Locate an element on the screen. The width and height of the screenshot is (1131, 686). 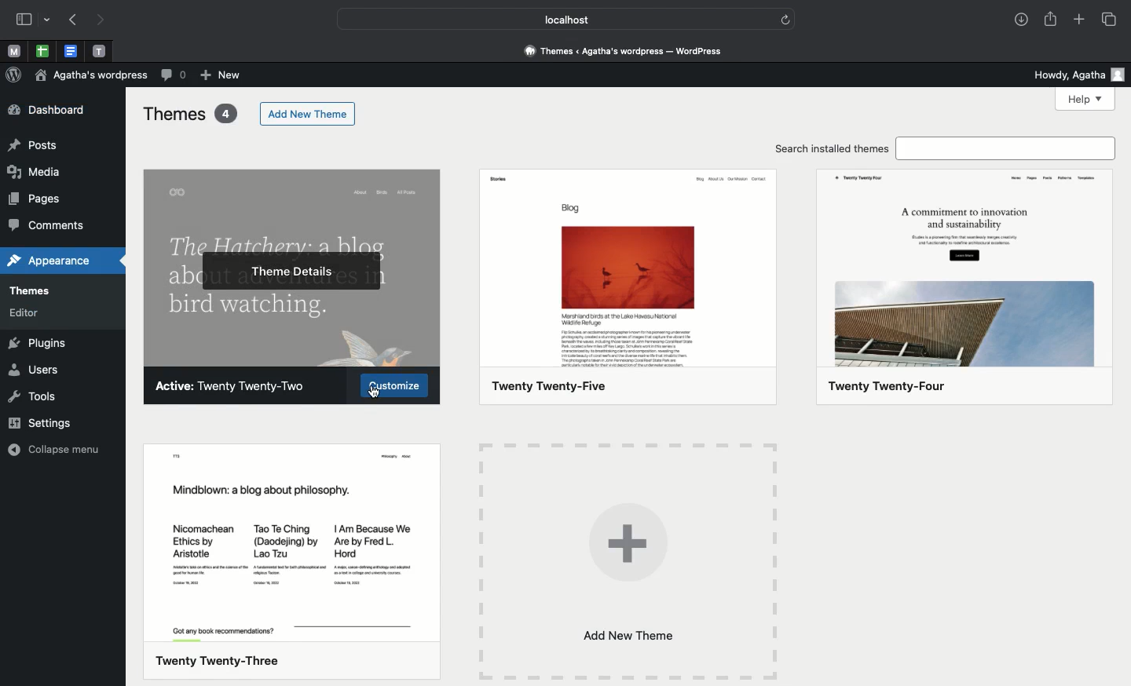
2025 theme is located at coordinates (634, 290).